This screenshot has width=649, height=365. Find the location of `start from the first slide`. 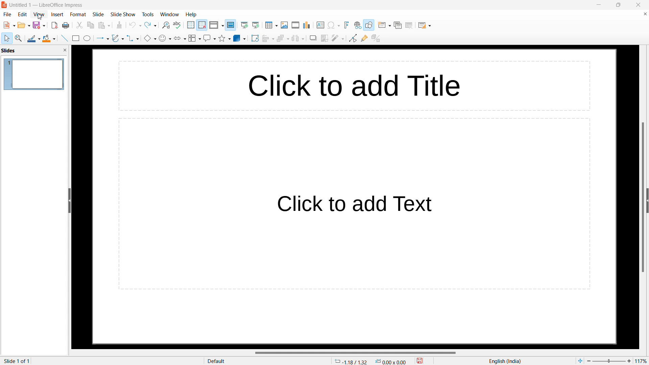

start from the first slide is located at coordinates (245, 25).